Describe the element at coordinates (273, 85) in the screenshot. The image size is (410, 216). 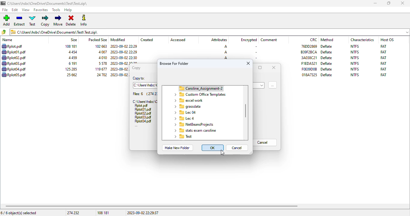
I see `browse for folder` at that location.